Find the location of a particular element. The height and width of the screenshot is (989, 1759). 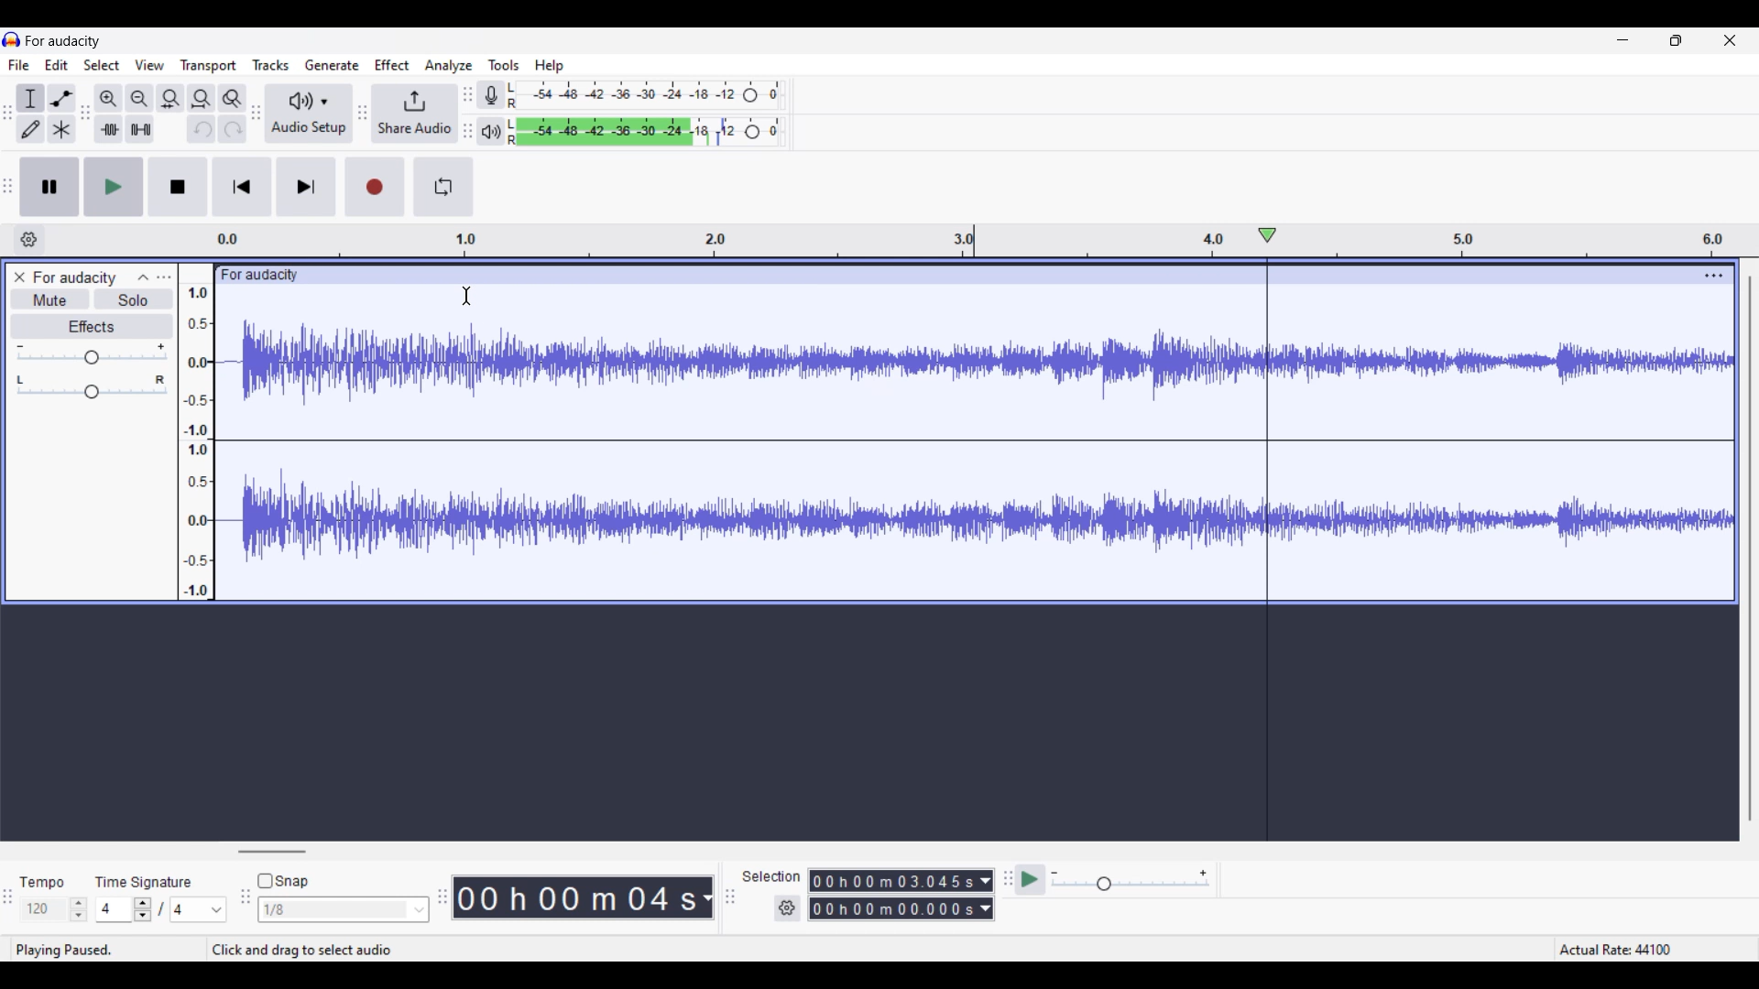

Edit menu is located at coordinates (56, 65).